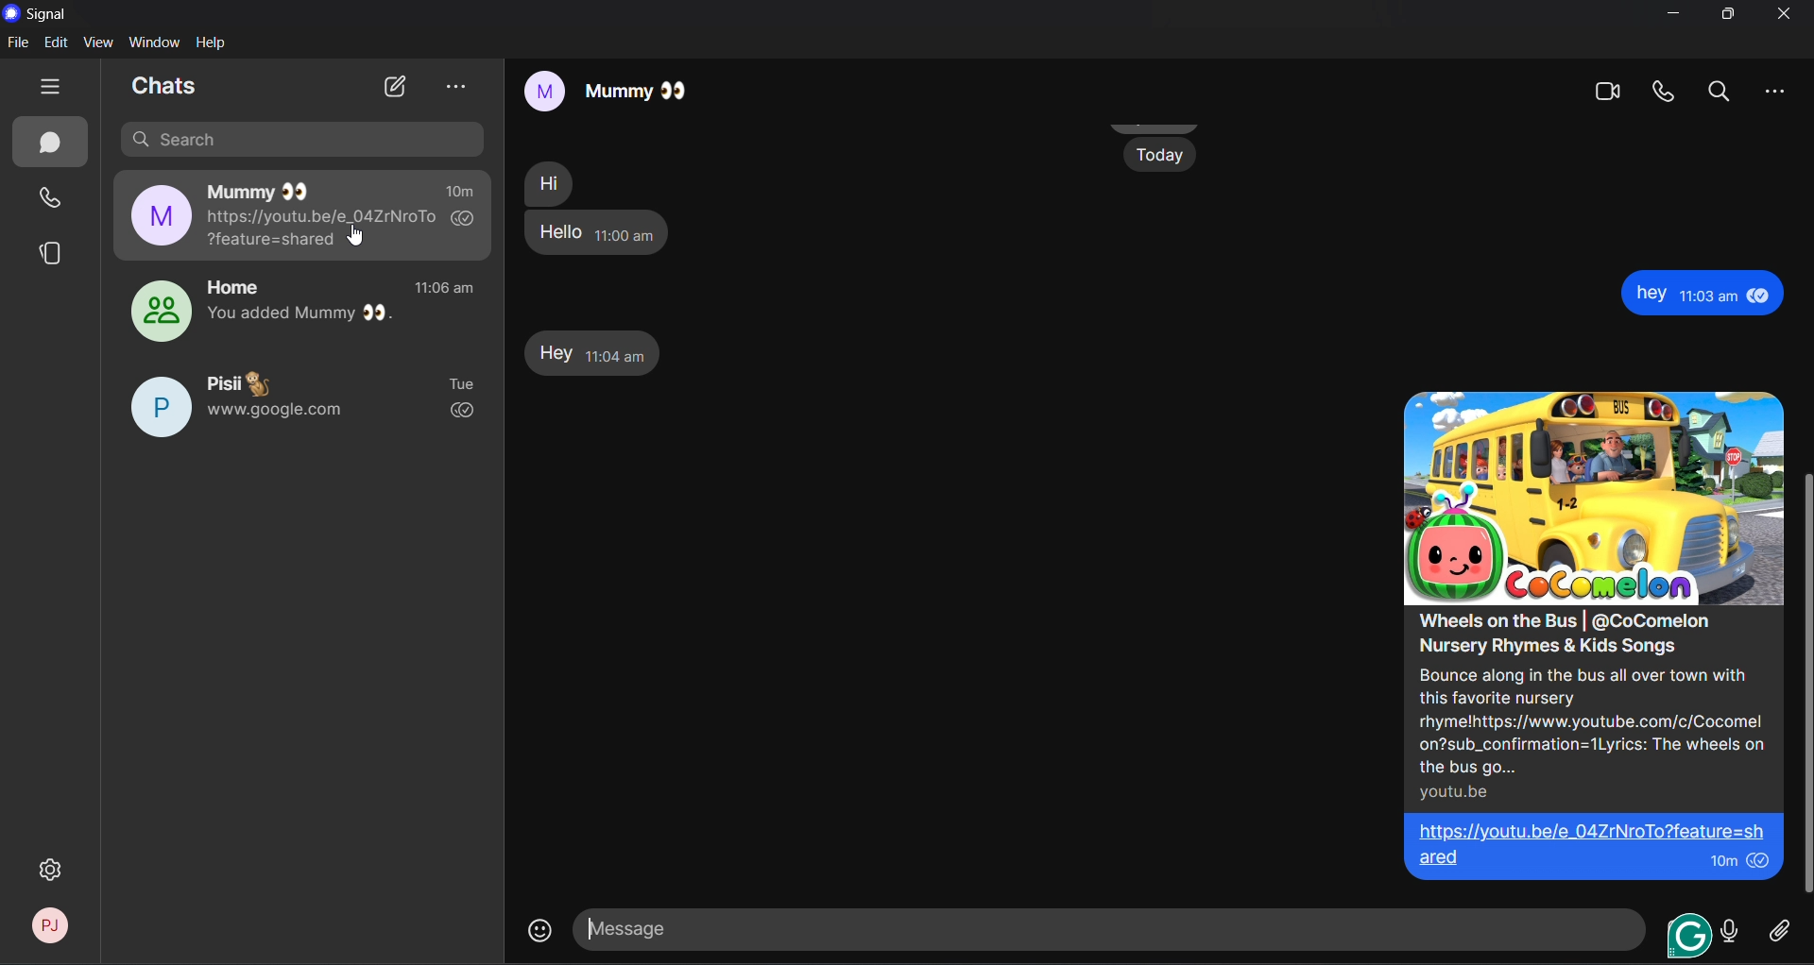 This screenshot has width=1814, height=965. Describe the element at coordinates (211, 43) in the screenshot. I see `help` at that location.